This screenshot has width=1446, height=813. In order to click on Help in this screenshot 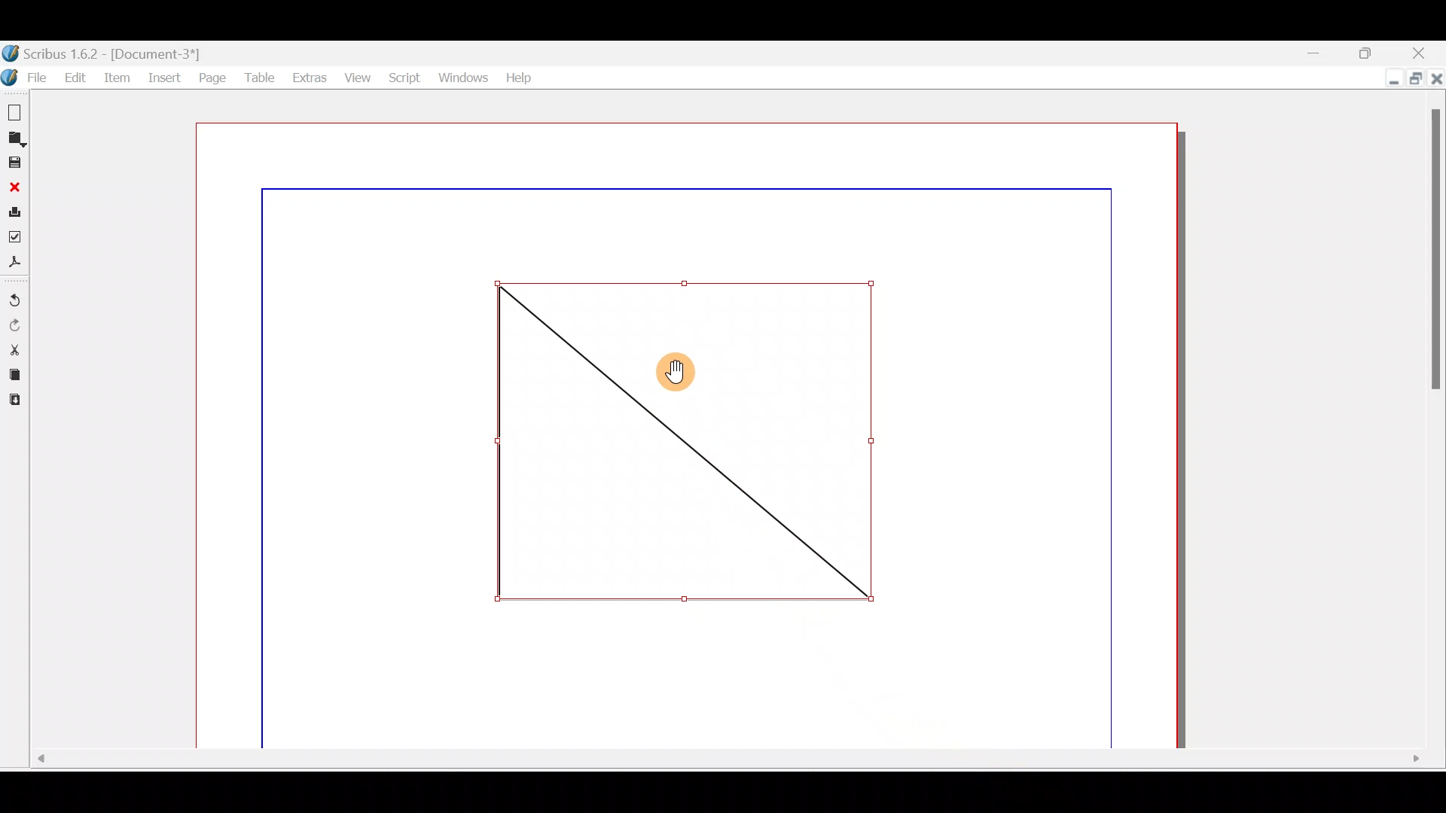, I will do `click(518, 77)`.